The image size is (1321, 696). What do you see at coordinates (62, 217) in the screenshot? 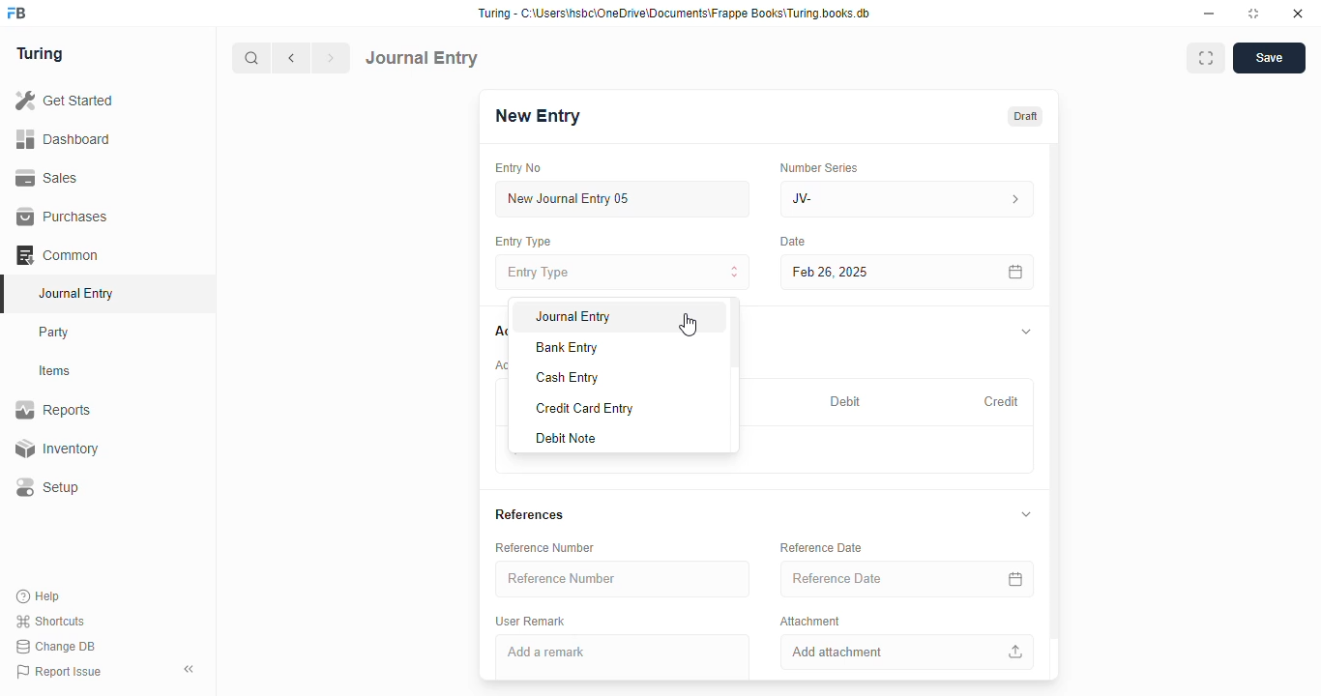
I see `purchases` at bounding box center [62, 217].